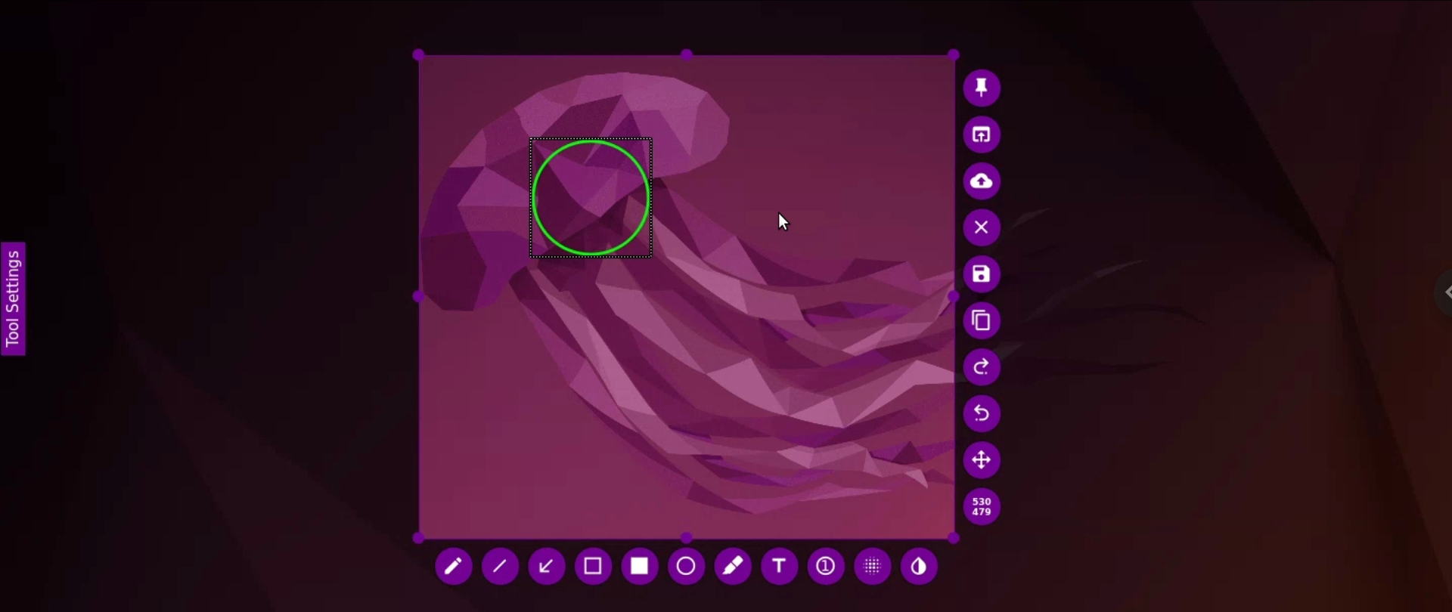 The width and height of the screenshot is (1452, 612). Describe the element at coordinates (982, 274) in the screenshot. I see `save` at that location.